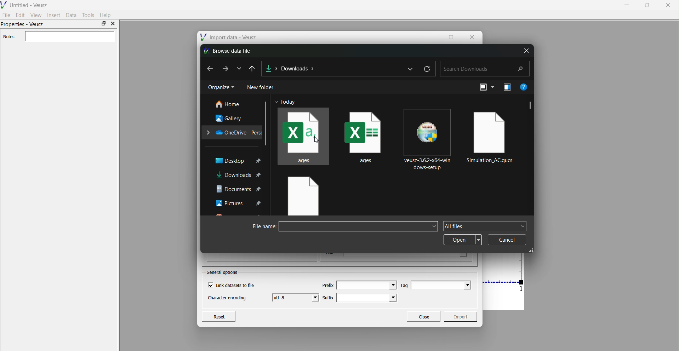 The width and height of the screenshot is (679, 351). I want to click on File name:, so click(259, 227).